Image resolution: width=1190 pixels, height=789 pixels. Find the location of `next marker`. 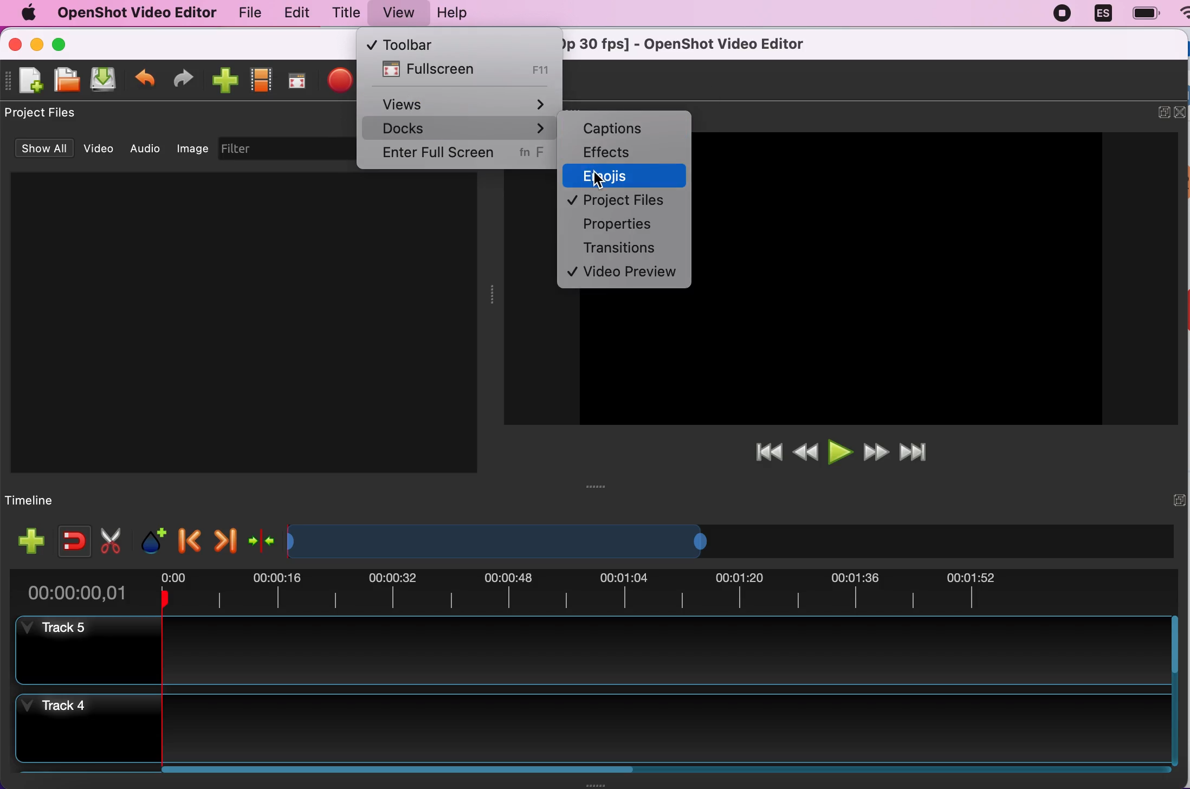

next marker is located at coordinates (223, 538).